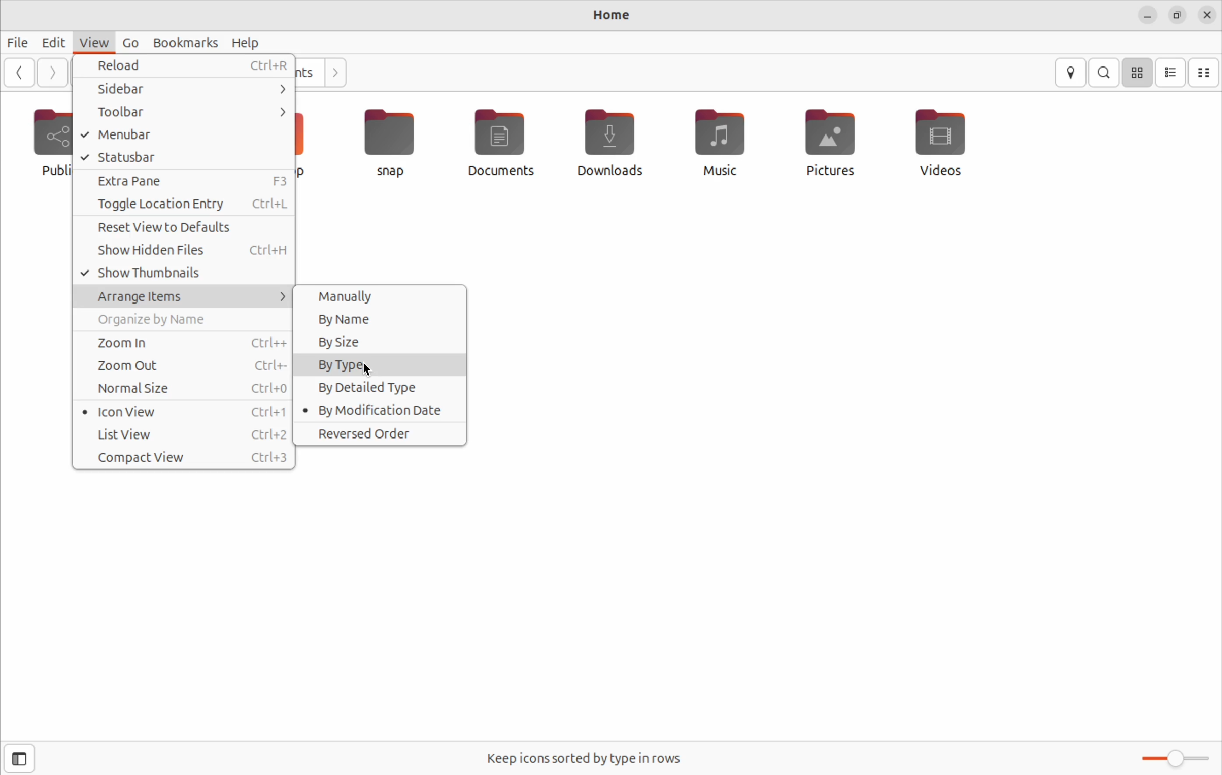 This screenshot has width=1222, height=775. I want to click on file, so click(19, 43).